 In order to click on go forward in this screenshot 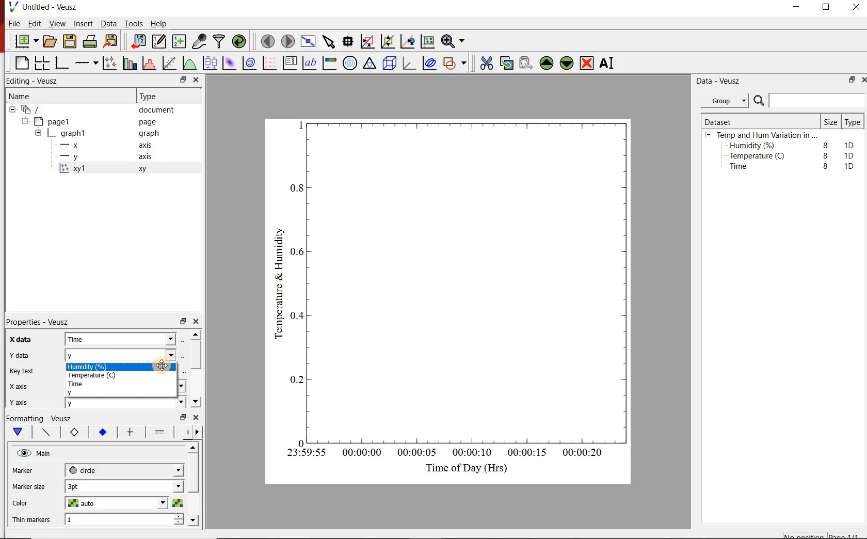, I will do `click(199, 432)`.